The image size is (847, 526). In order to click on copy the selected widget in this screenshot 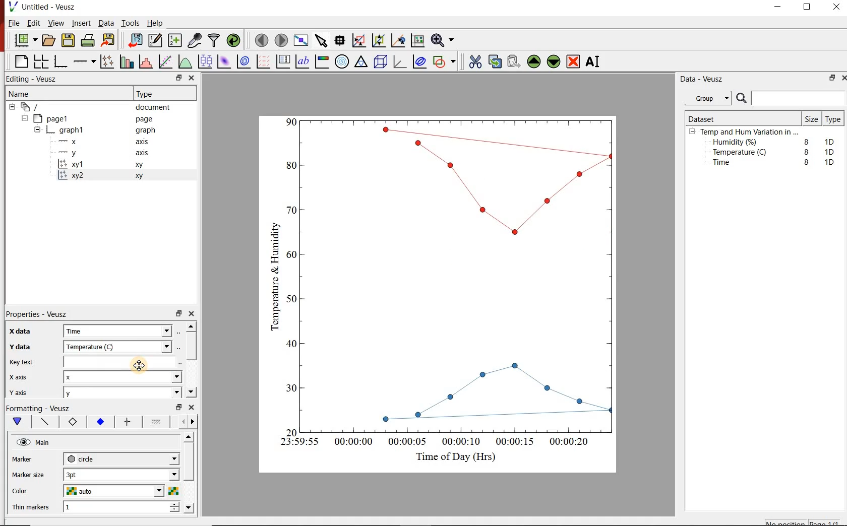, I will do `click(495, 61)`.